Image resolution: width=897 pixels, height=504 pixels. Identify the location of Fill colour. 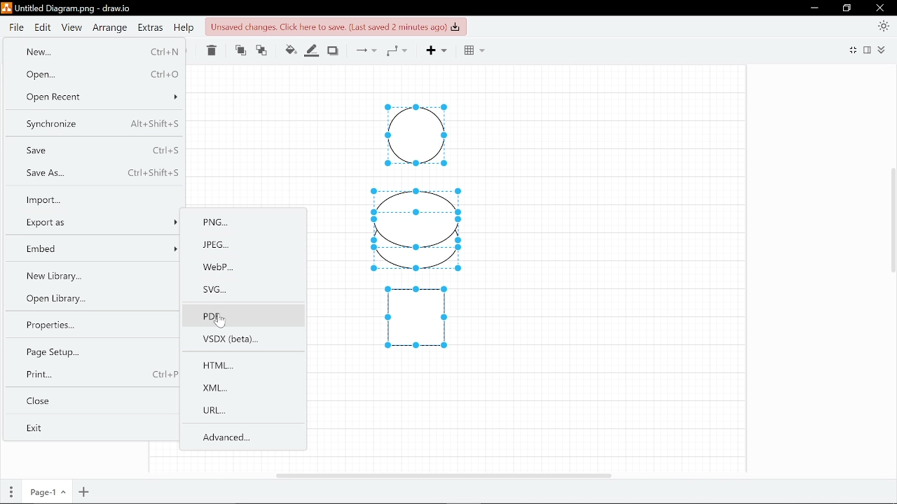
(290, 50).